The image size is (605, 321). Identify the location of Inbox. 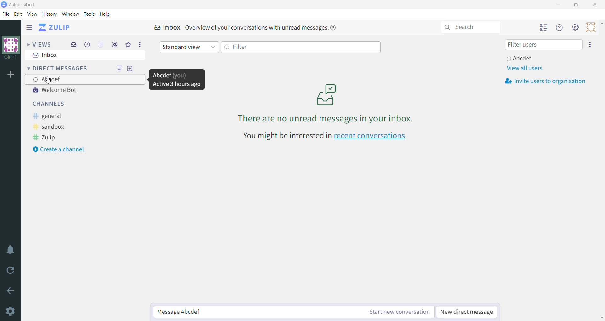
(84, 55).